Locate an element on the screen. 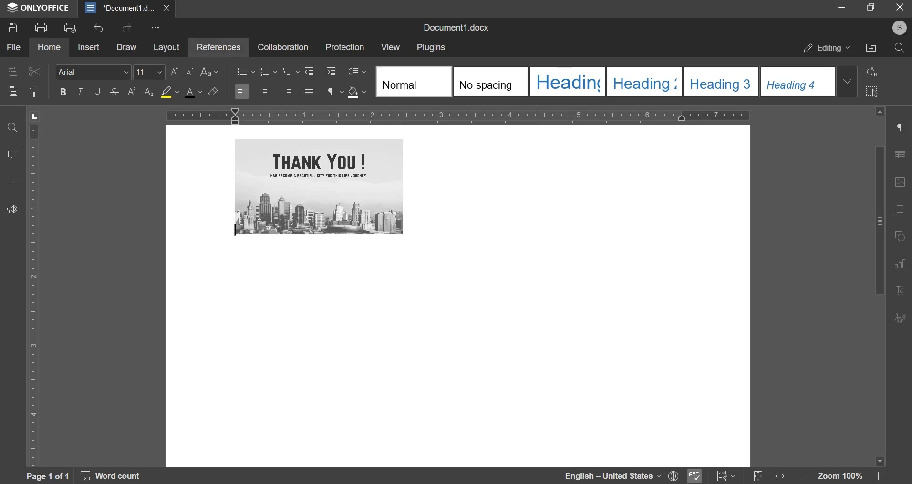 The image size is (912, 484). Heading 1 is located at coordinates (568, 81).